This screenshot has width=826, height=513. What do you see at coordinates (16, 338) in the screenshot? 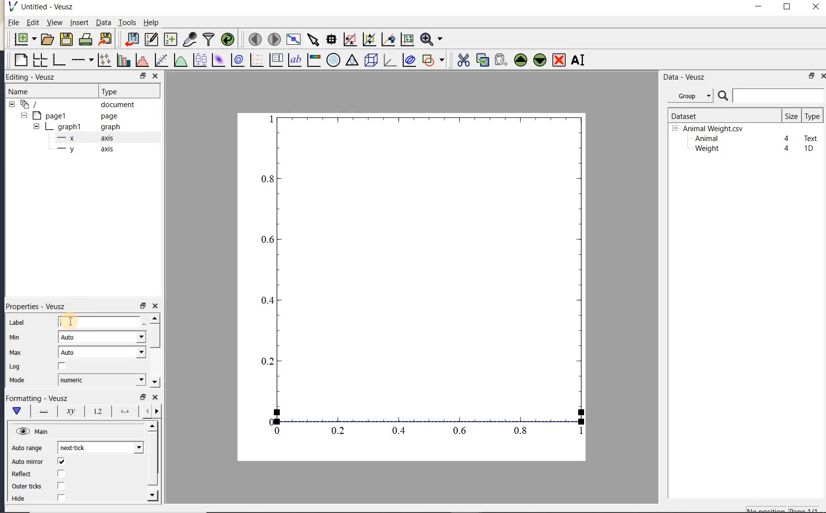
I see `Min` at bounding box center [16, 338].